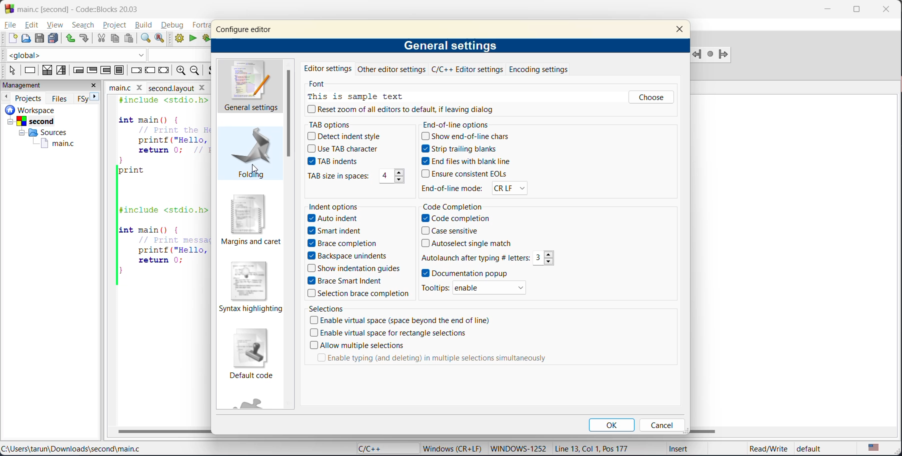  What do you see at coordinates (662, 425) in the screenshot?
I see `cancel` at bounding box center [662, 425].